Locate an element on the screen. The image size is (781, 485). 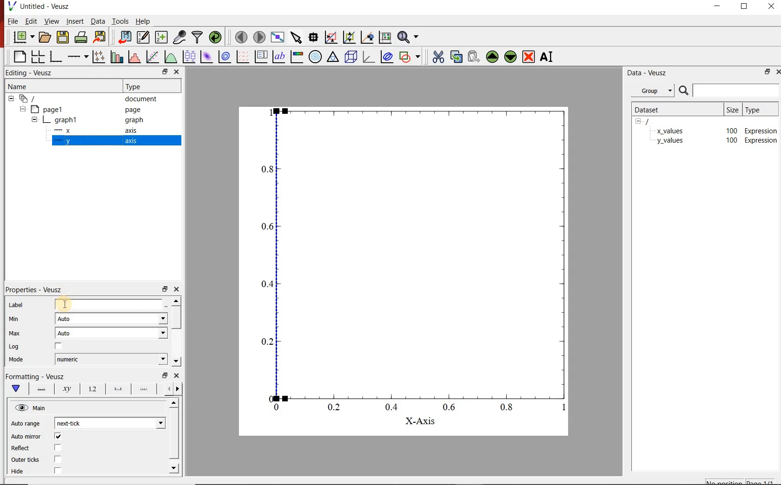
close is located at coordinates (177, 288).